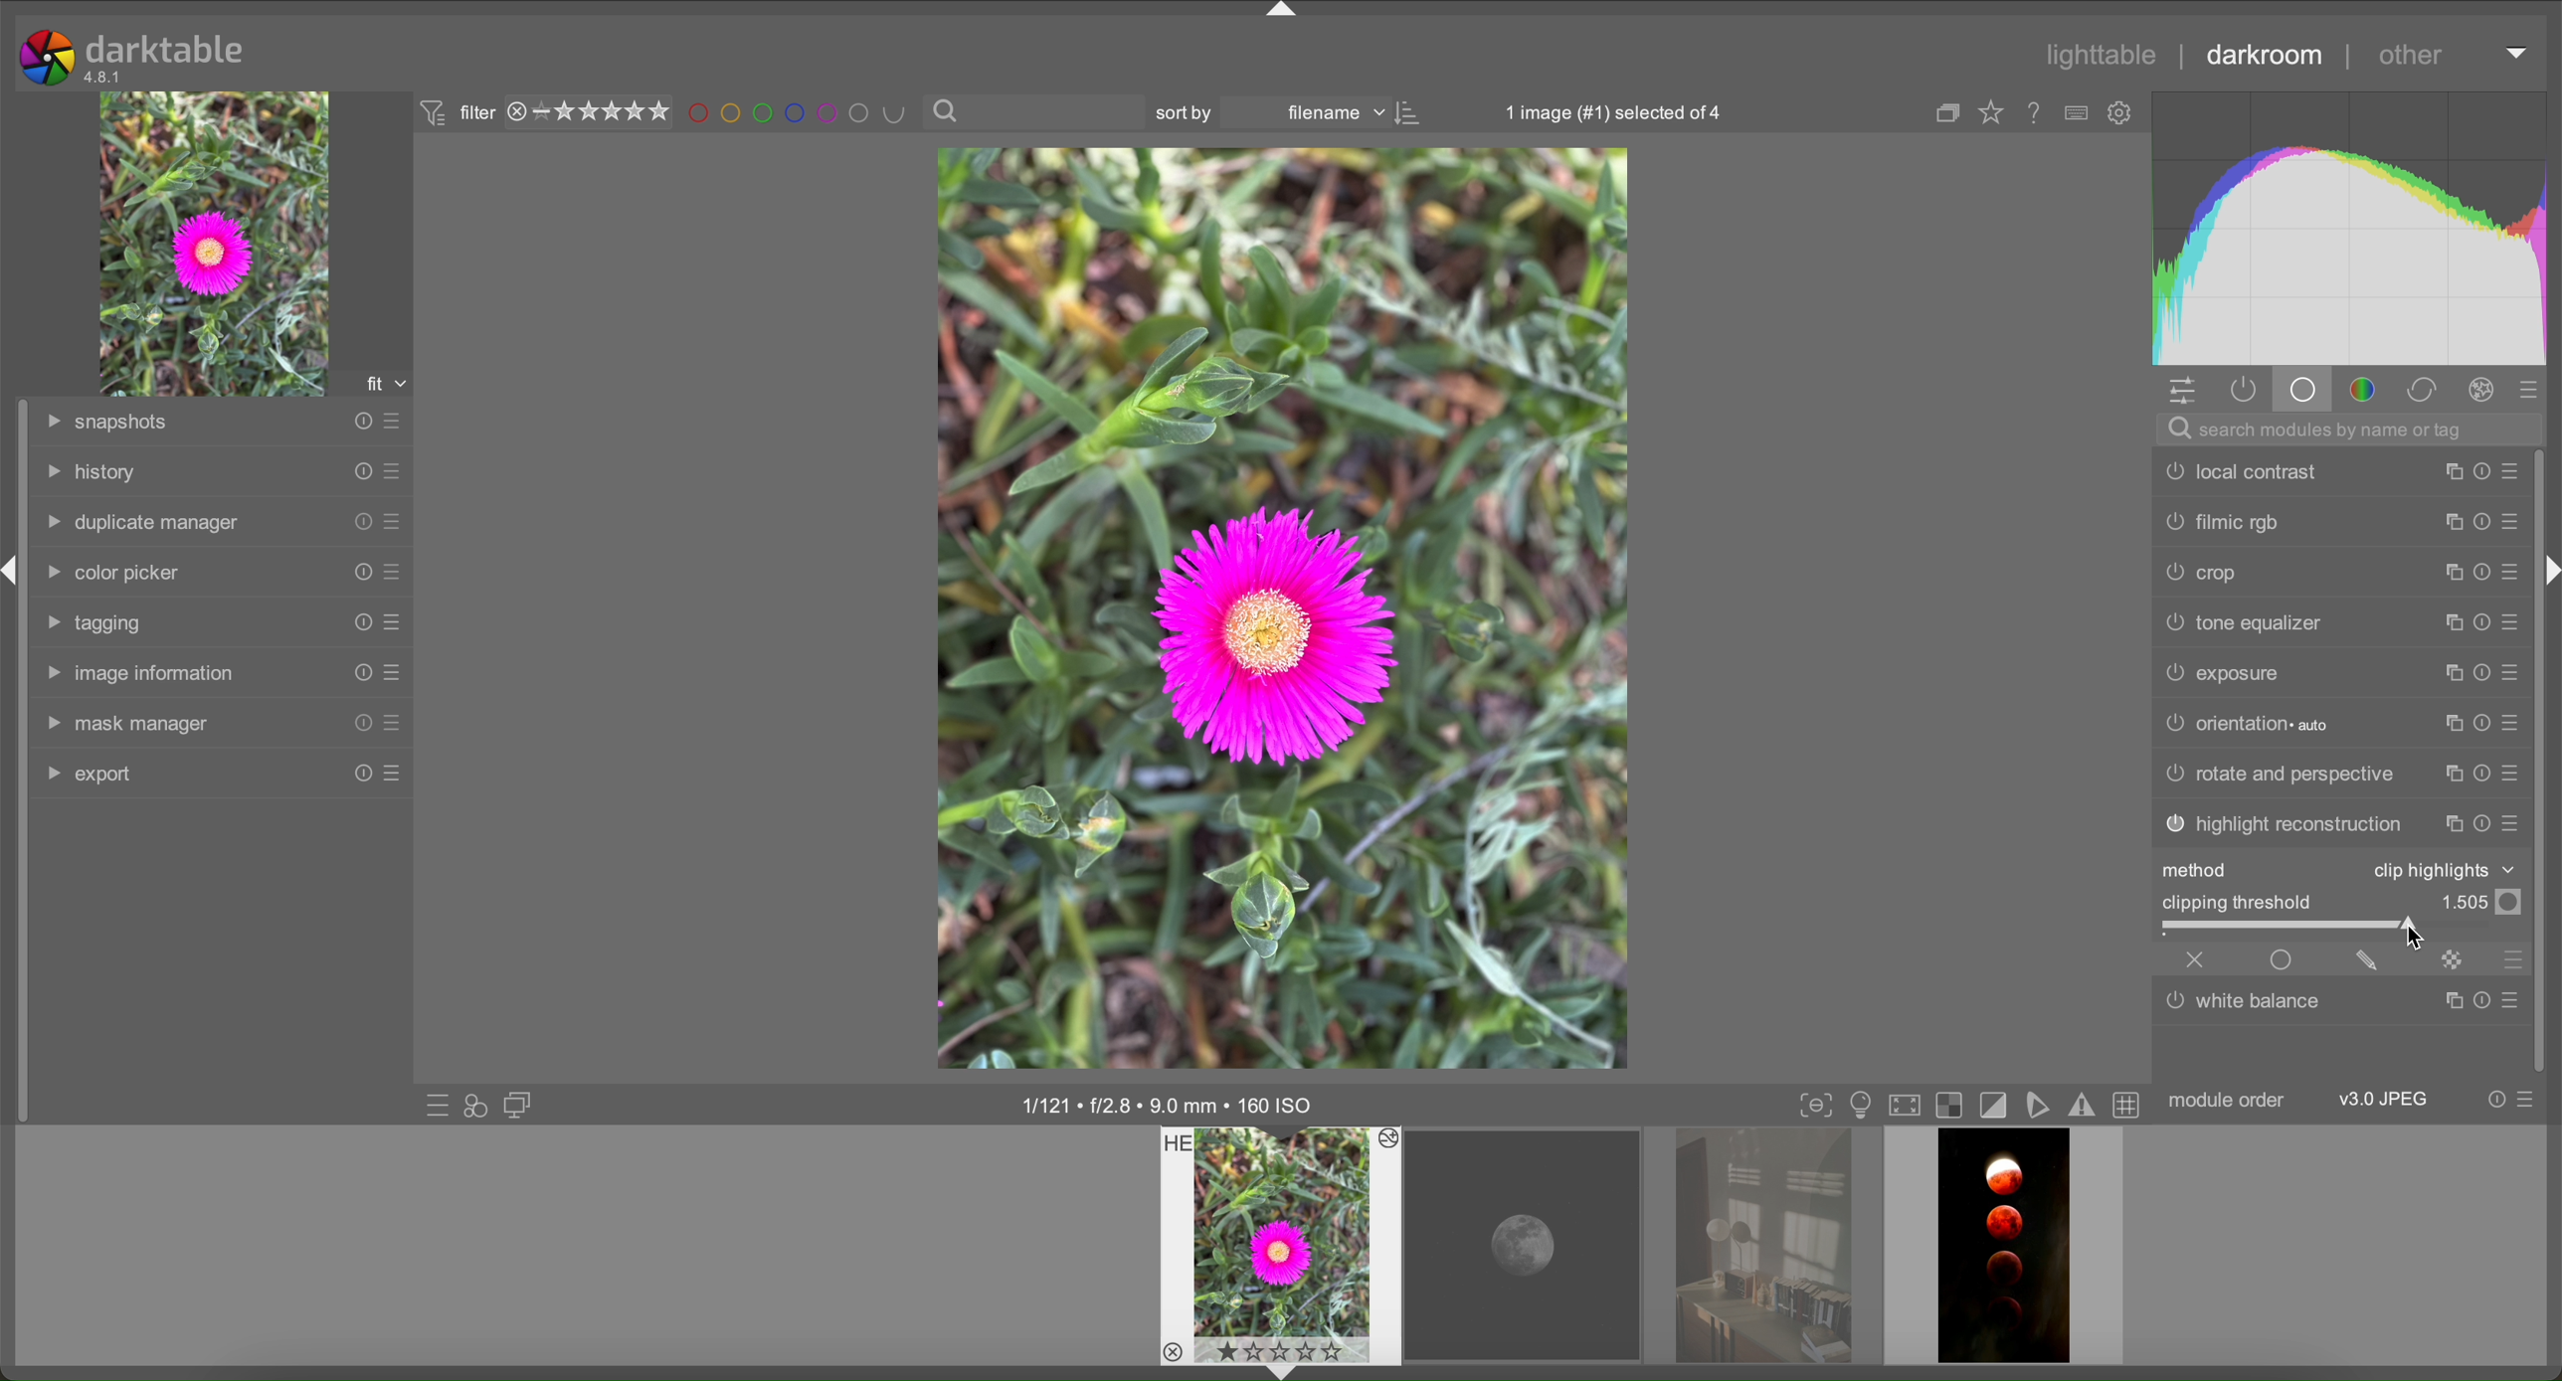 This screenshot has height=1381, width=2562. I want to click on rotate and perspective, so click(2280, 773).